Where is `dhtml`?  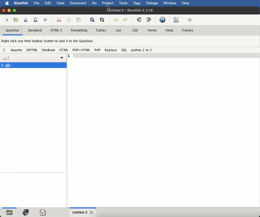 dhtml is located at coordinates (33, 50).